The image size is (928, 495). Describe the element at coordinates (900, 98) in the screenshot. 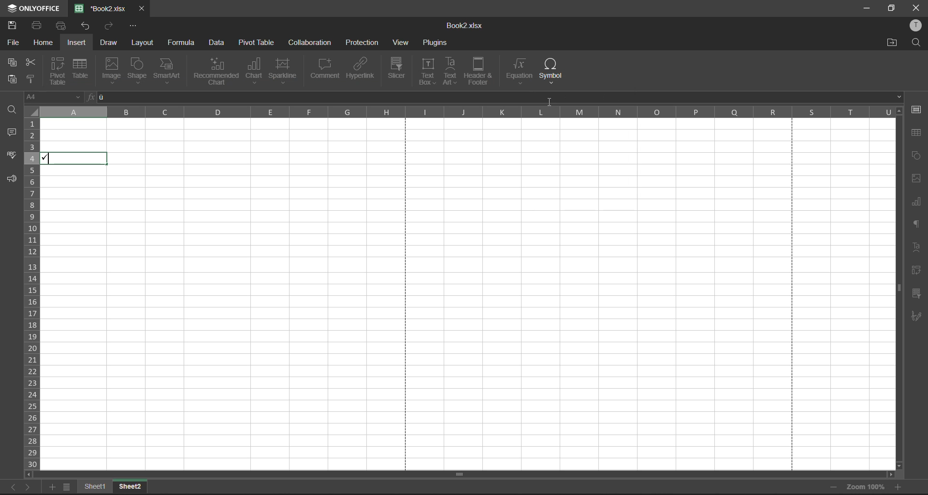

I see `down` at that location.